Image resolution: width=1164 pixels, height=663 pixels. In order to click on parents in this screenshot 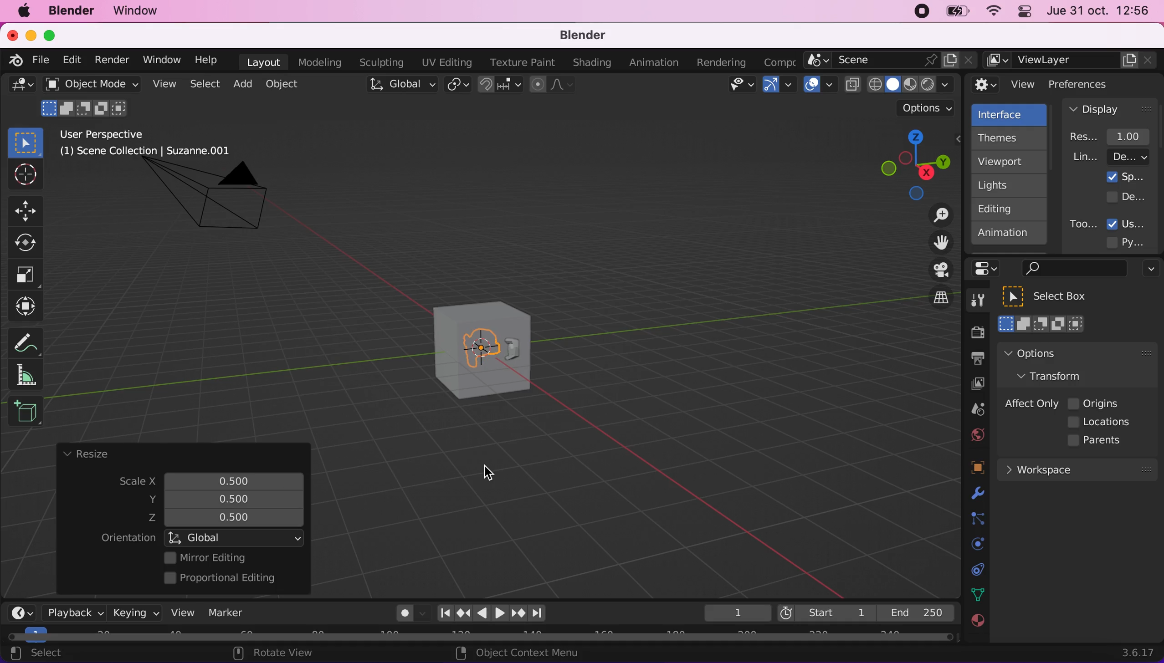, I will do `click(1099, 441)`.